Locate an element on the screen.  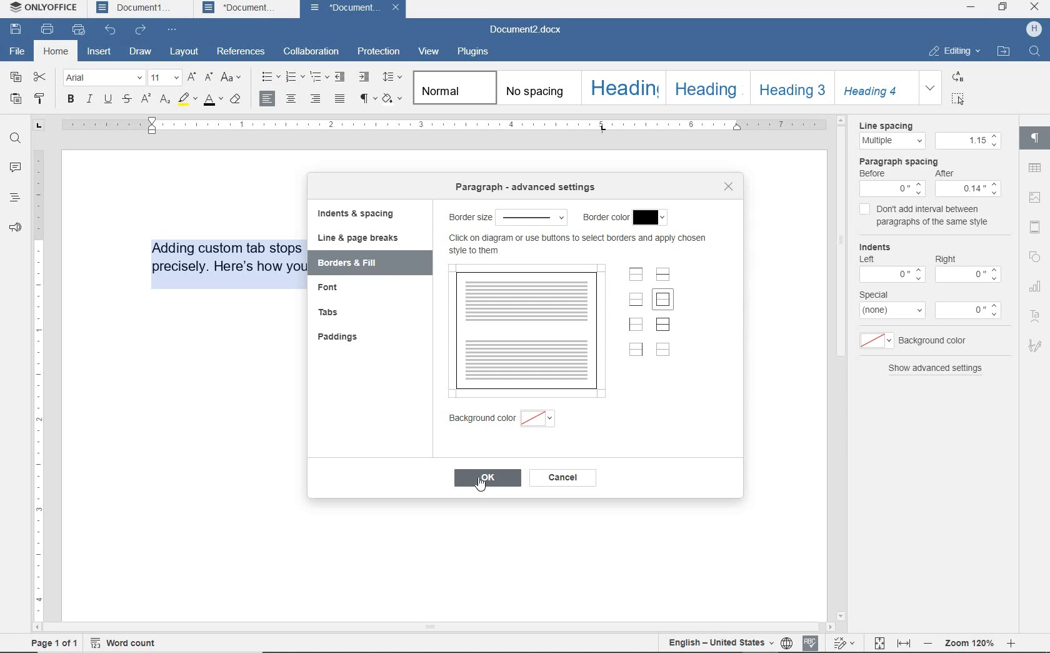
superscript is located at coordinates (147, 98).